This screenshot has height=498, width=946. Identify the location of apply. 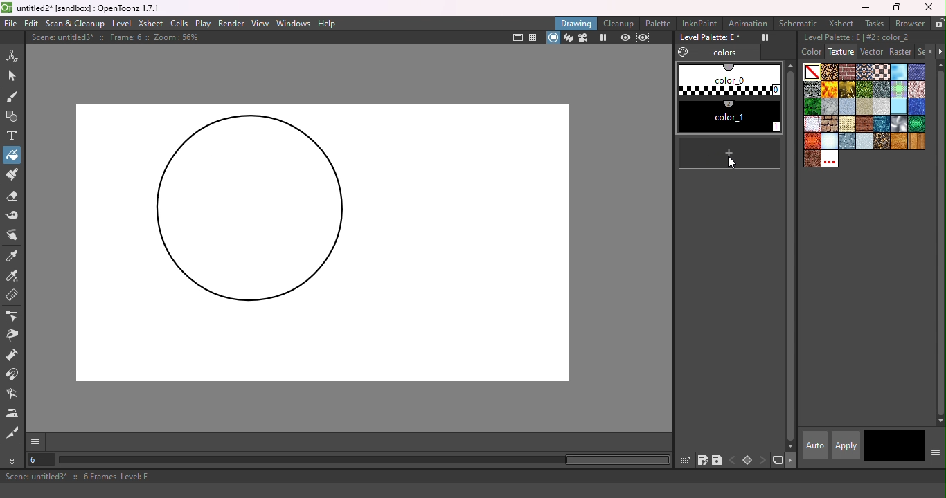
(846, 445).